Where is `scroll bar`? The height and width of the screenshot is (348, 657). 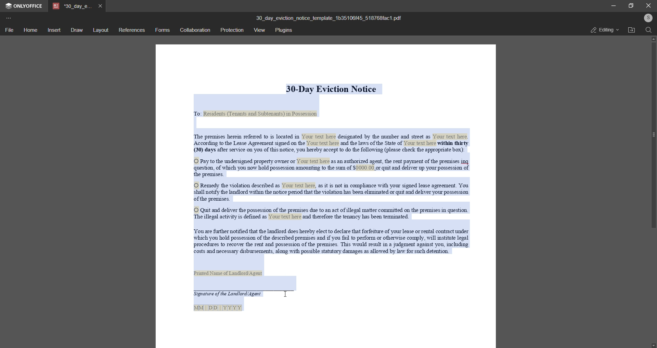
scroll bar is located at coordinates (652, 136).